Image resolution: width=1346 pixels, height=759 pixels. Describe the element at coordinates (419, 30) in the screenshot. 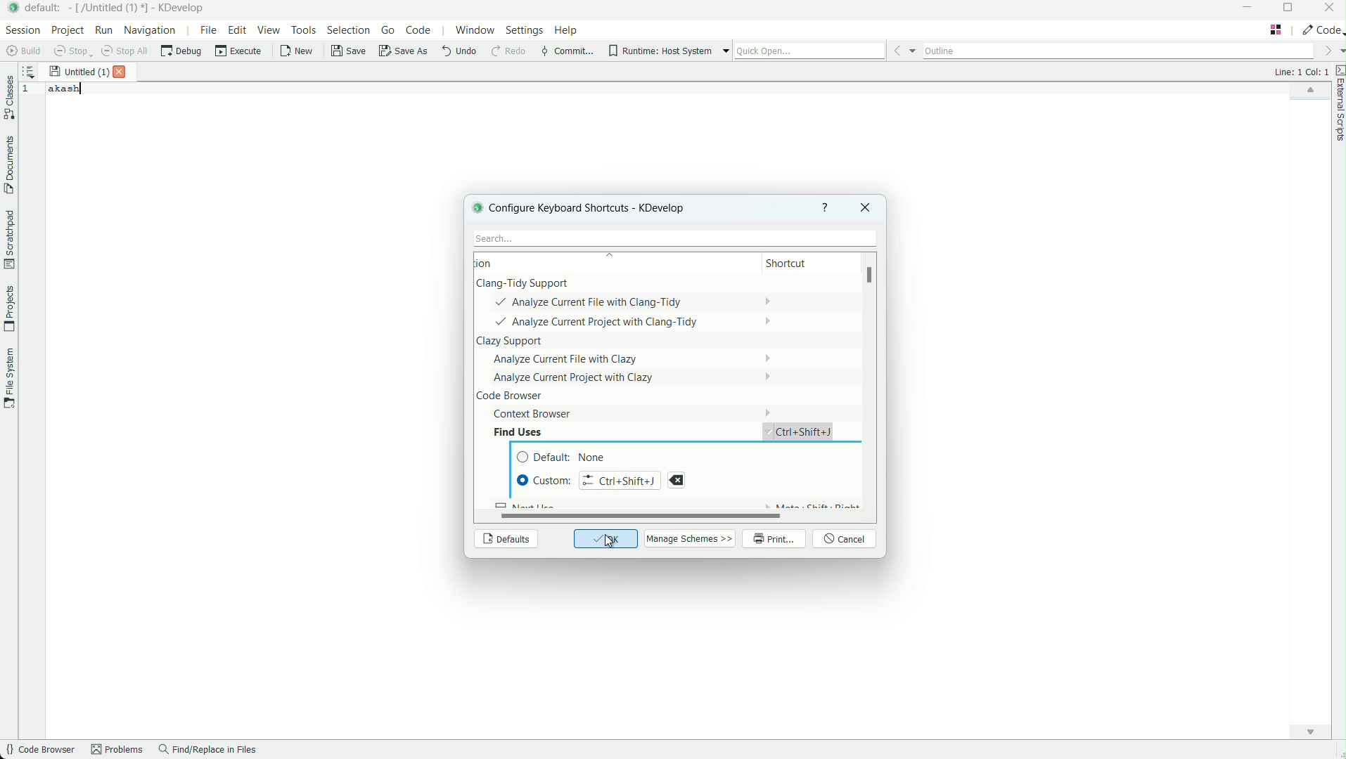

I see `code menu` at that location.